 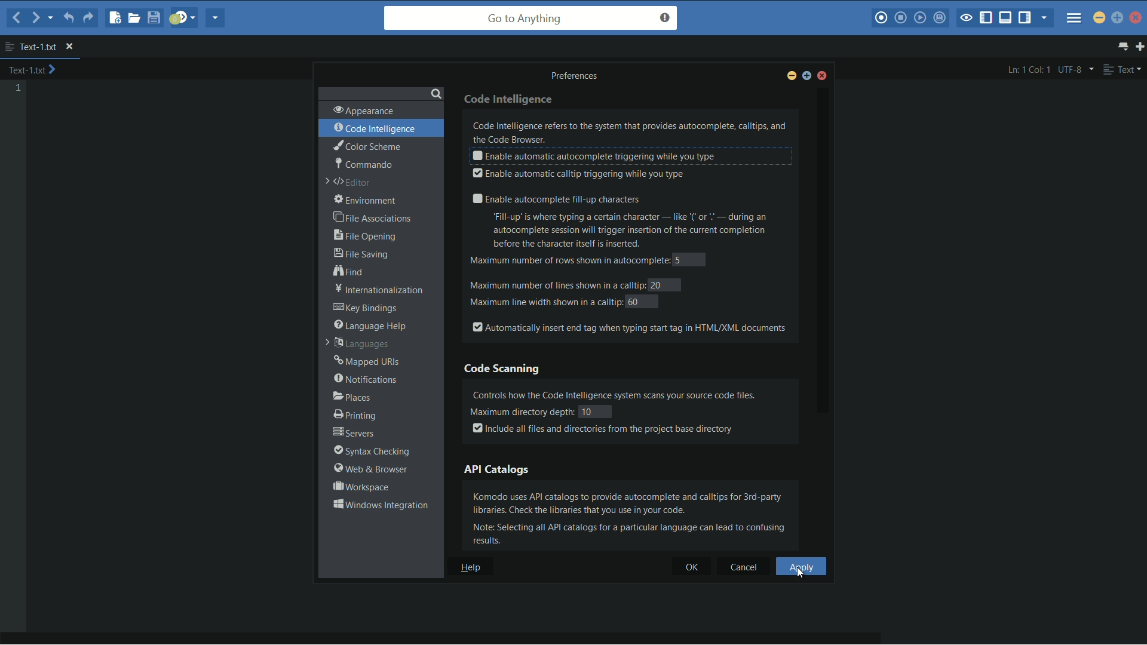 I want to click on 5, so click(x=680, y=259).